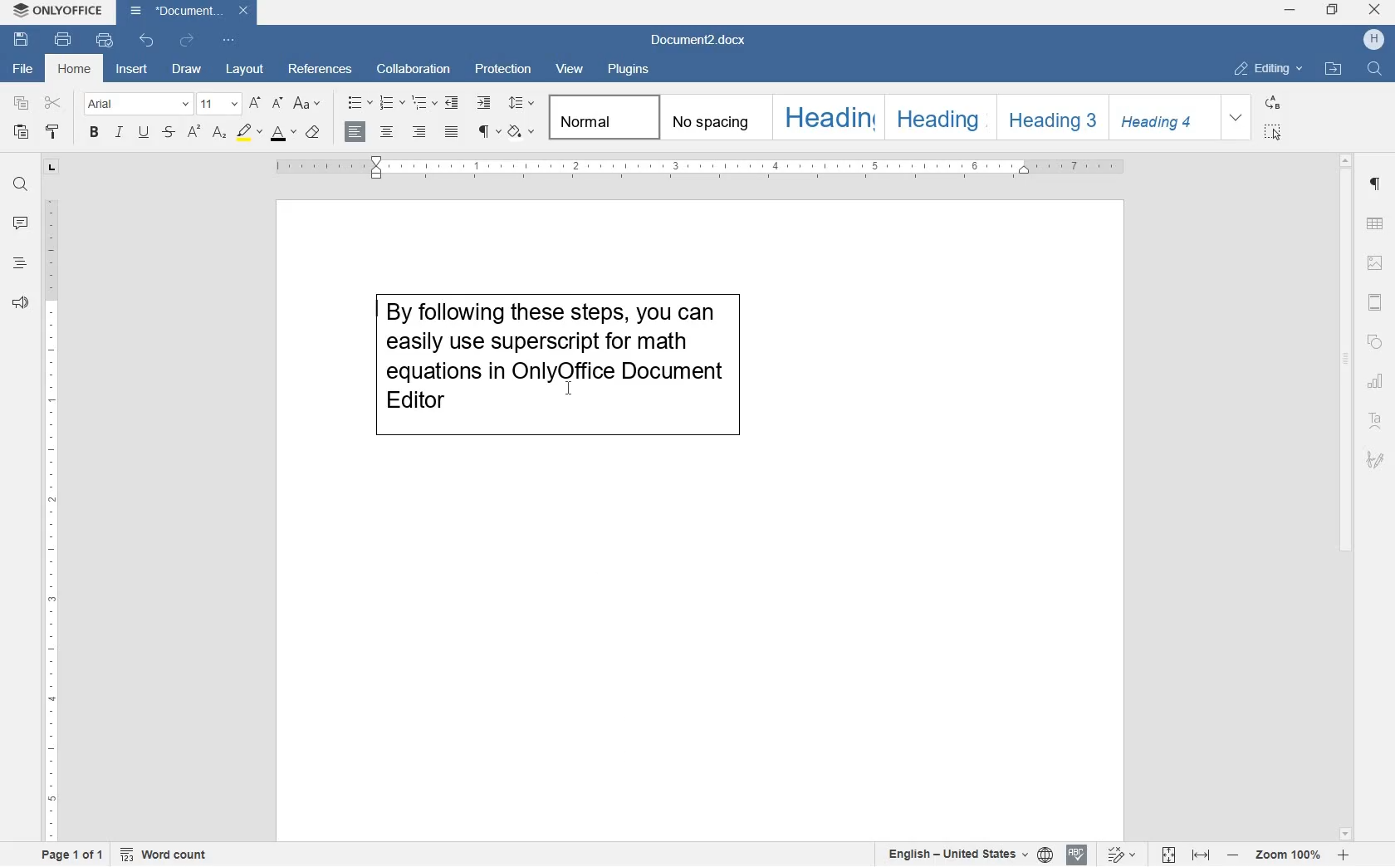  What do you see at coordinates (1049, 117) in the screenshot?
I see `HEADING 3` at bounding box center [1049, 117].